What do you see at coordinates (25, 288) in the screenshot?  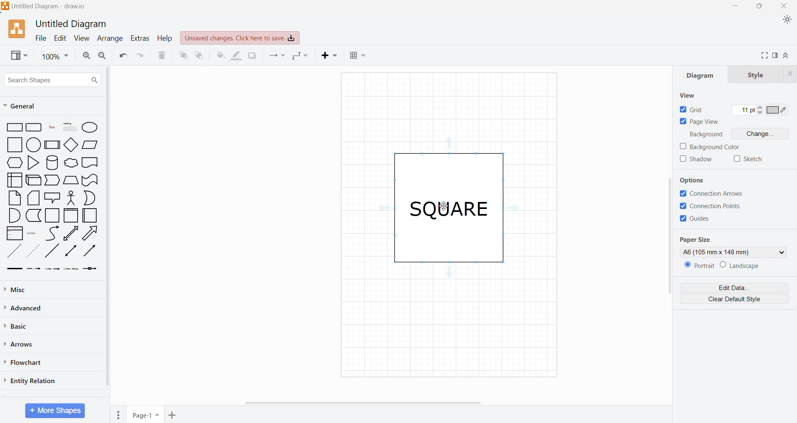 I see `Misc` at bounding box center [25, 288].